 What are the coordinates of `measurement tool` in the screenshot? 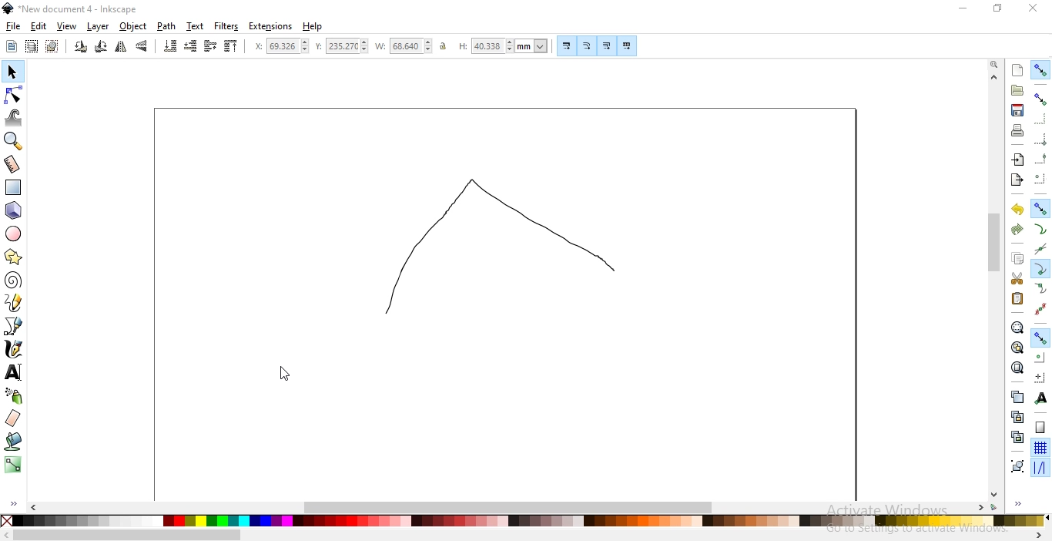 It's located at (12, 166).